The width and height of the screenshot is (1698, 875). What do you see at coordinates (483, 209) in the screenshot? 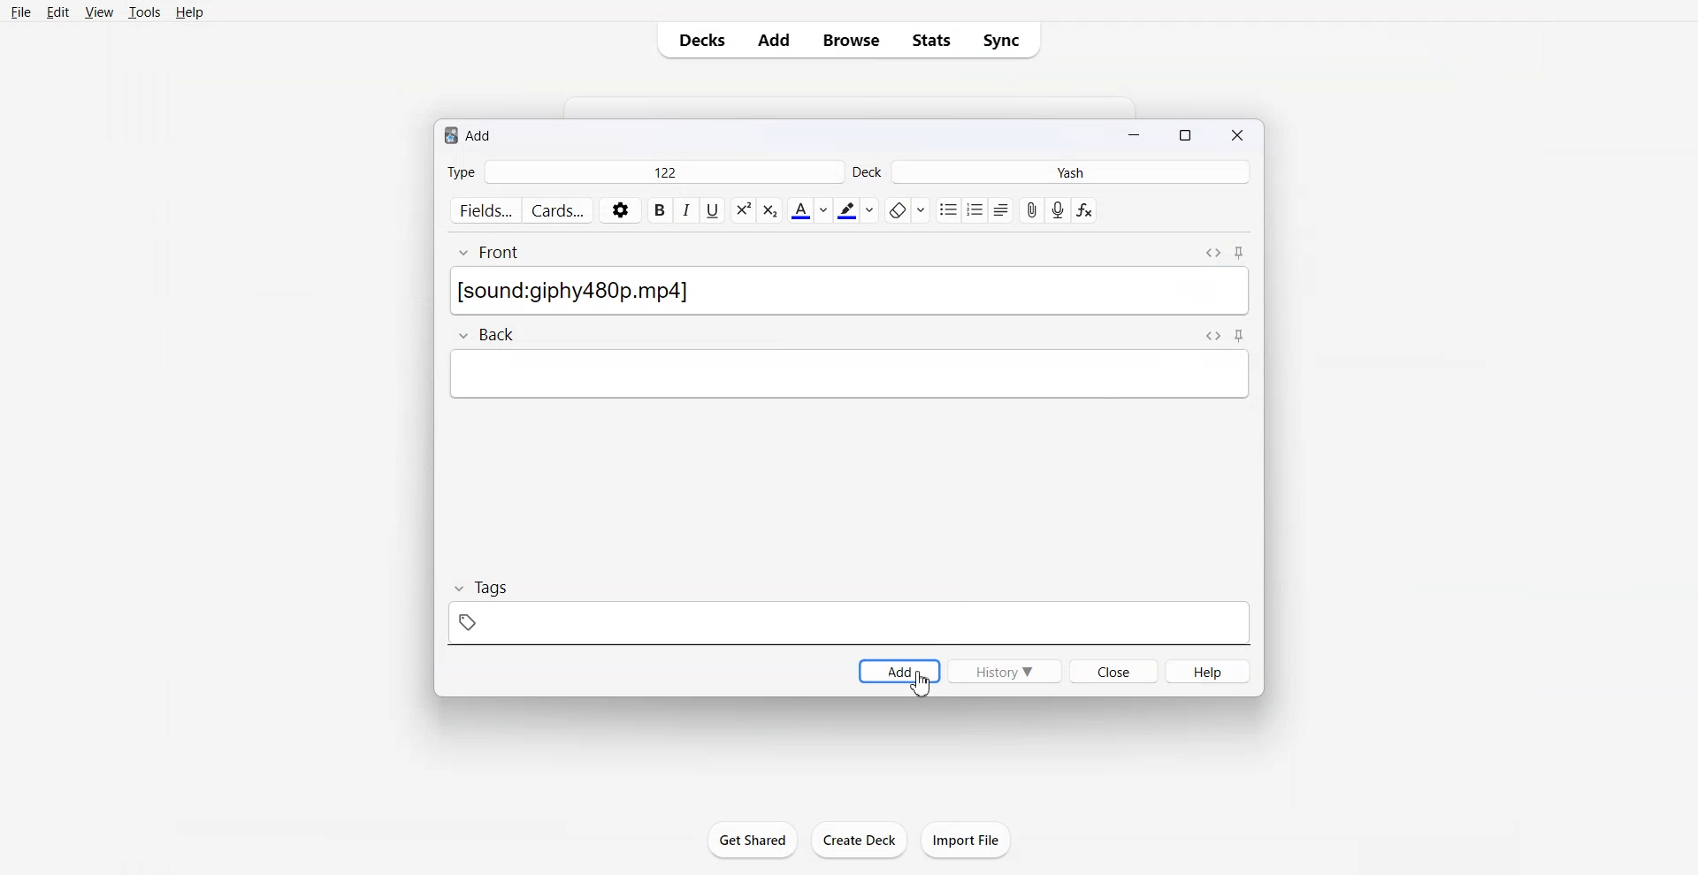
I see `Fields` at bounding box center [483, 209].